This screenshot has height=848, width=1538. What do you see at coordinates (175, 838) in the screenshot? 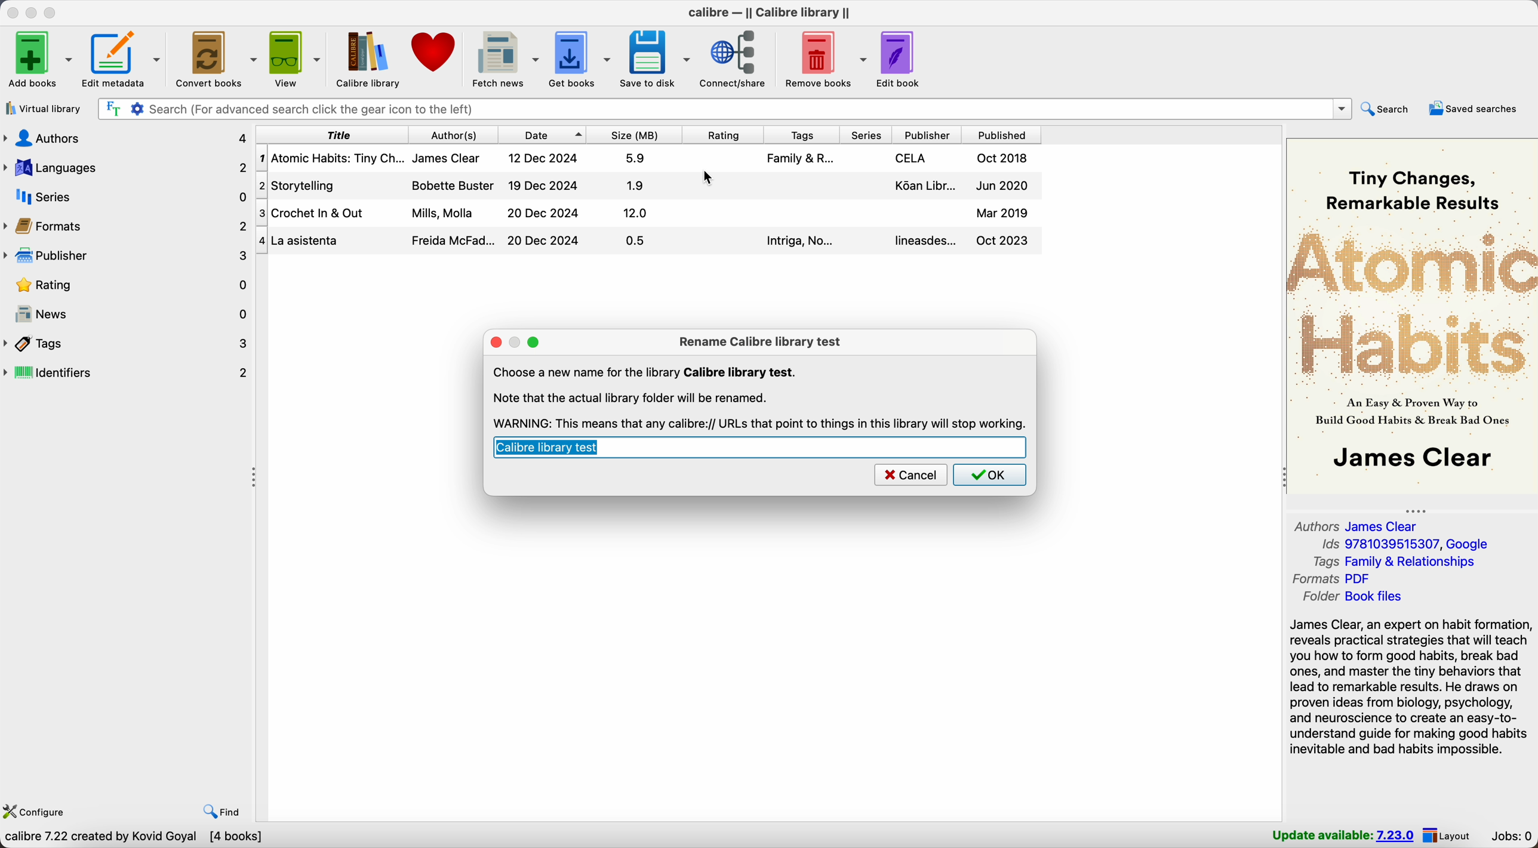
I see `Choose Calibre library to work with Calibre library [4 books]` at bounding box center [175, 838].